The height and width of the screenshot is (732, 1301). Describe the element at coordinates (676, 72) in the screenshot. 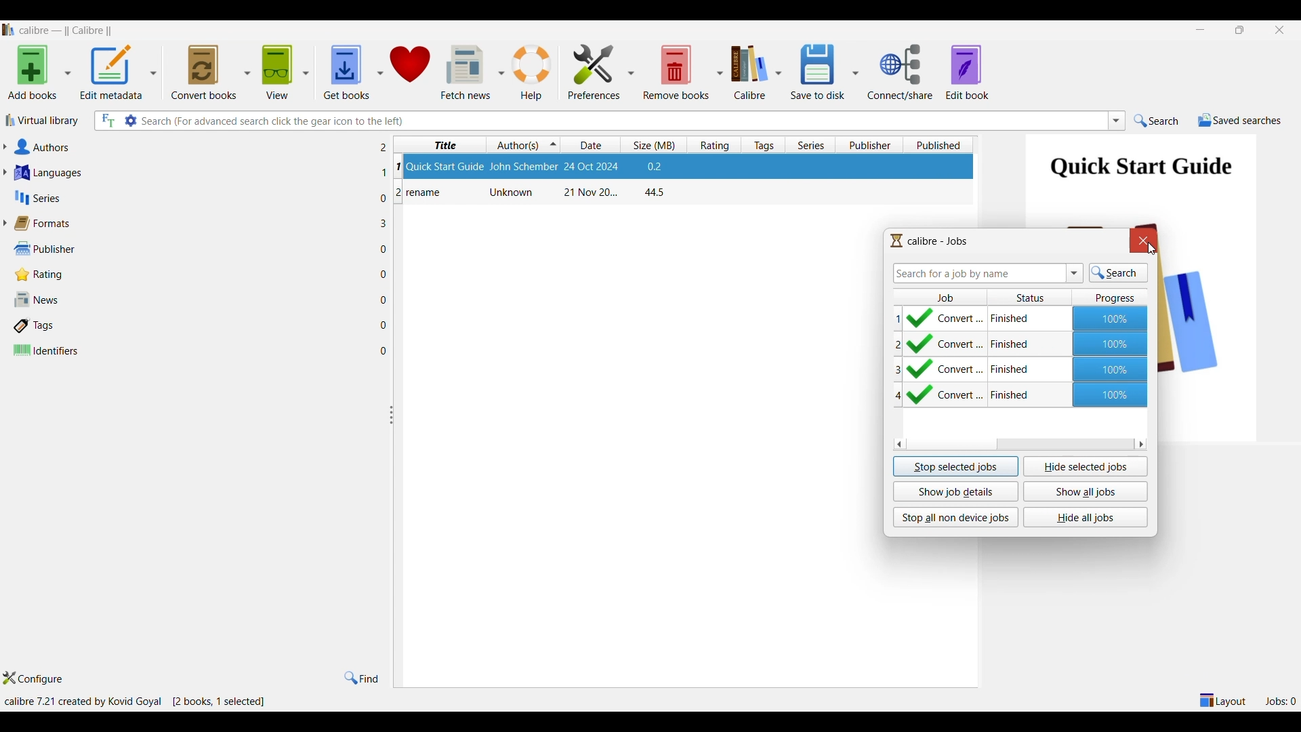

I see `Remove books` at that location.